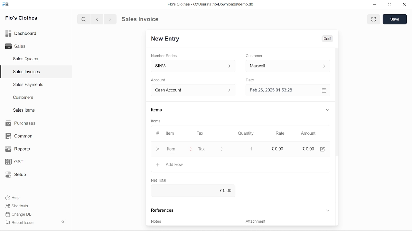 The image size is (412, 231). Describe the element at coordinates (191, 191) in the screenshot. I see `0.00` at that location.